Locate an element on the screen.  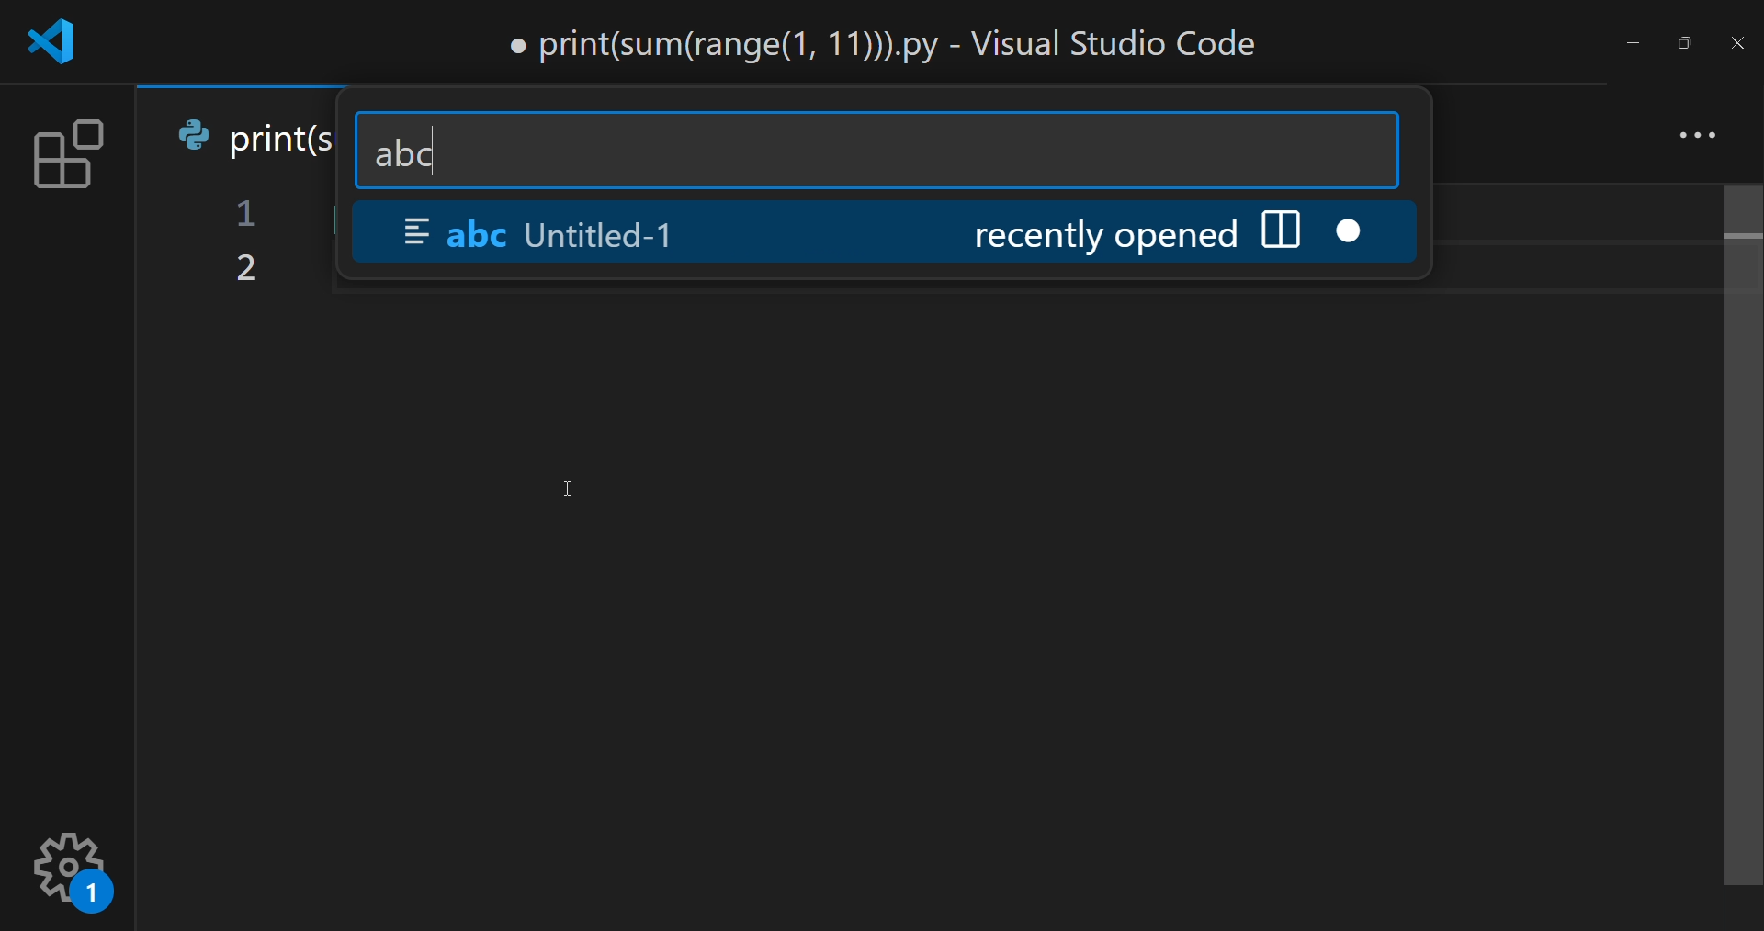
more is located at coordinates (1693, 131).